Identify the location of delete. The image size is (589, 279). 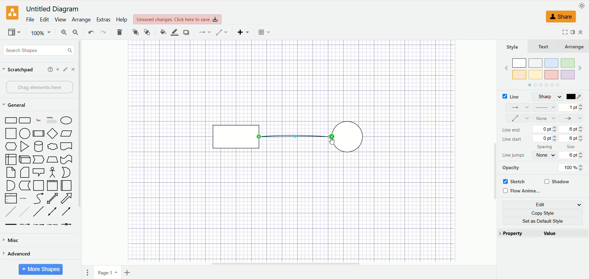
(119, 32).